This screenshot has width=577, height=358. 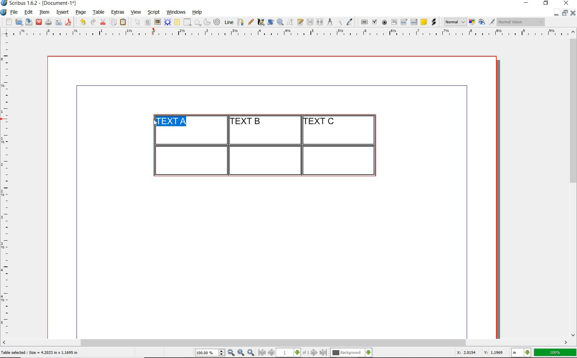 What do you see at coordinates (241, 353) in the screenshot?
I see `zoom to` at bounding box center [241, 353].